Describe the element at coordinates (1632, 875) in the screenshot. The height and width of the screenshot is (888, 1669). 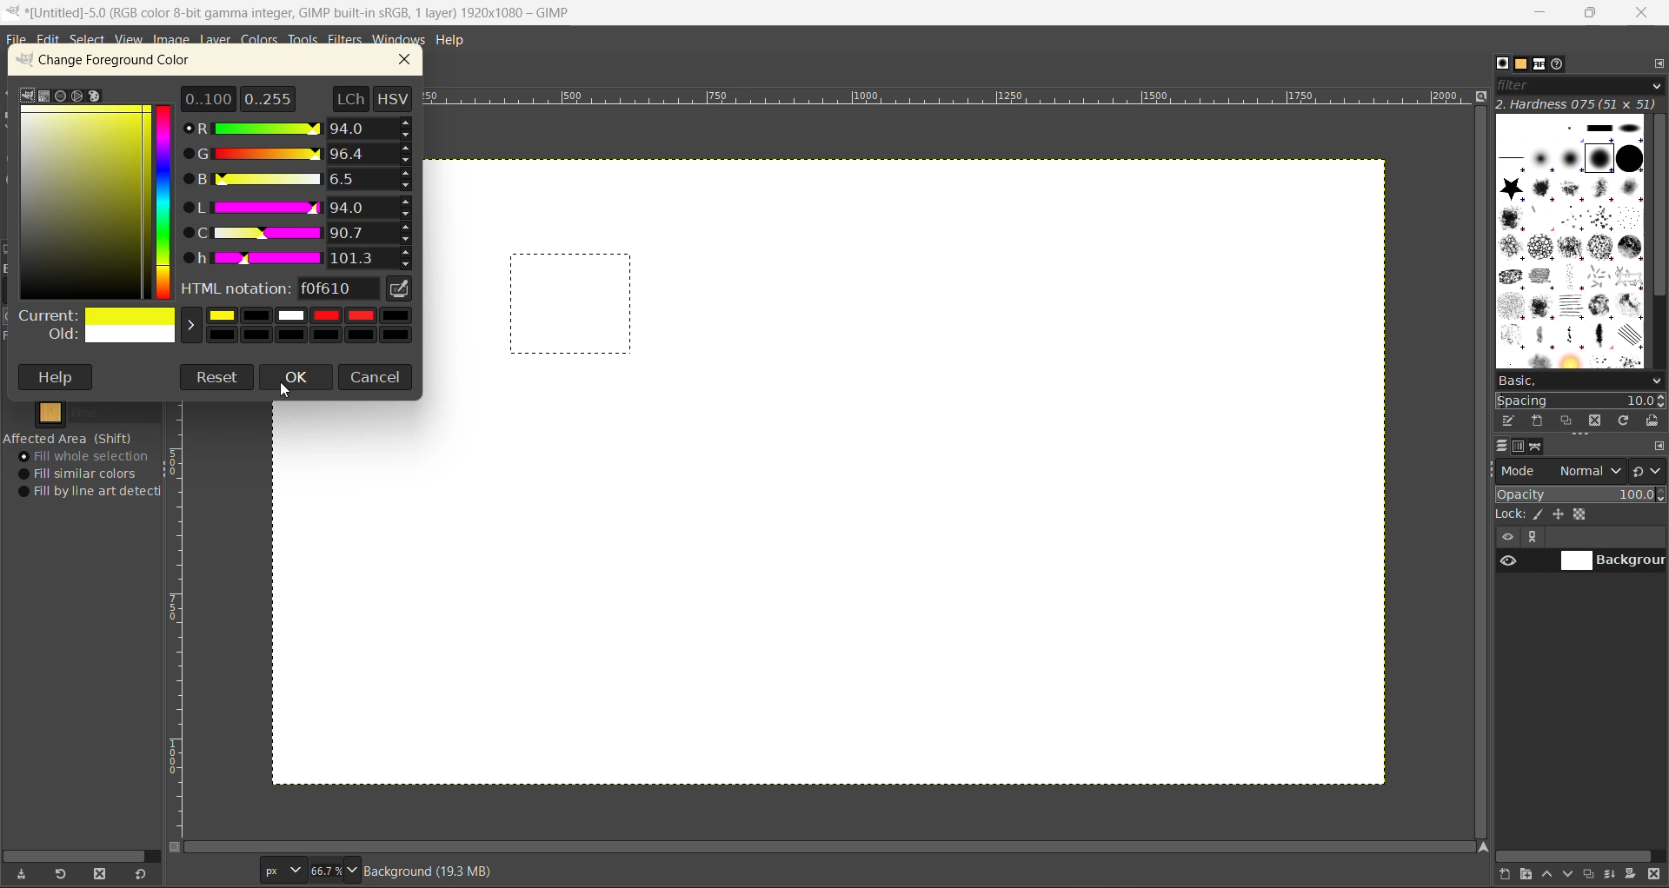
I see `add a mask` at that location.